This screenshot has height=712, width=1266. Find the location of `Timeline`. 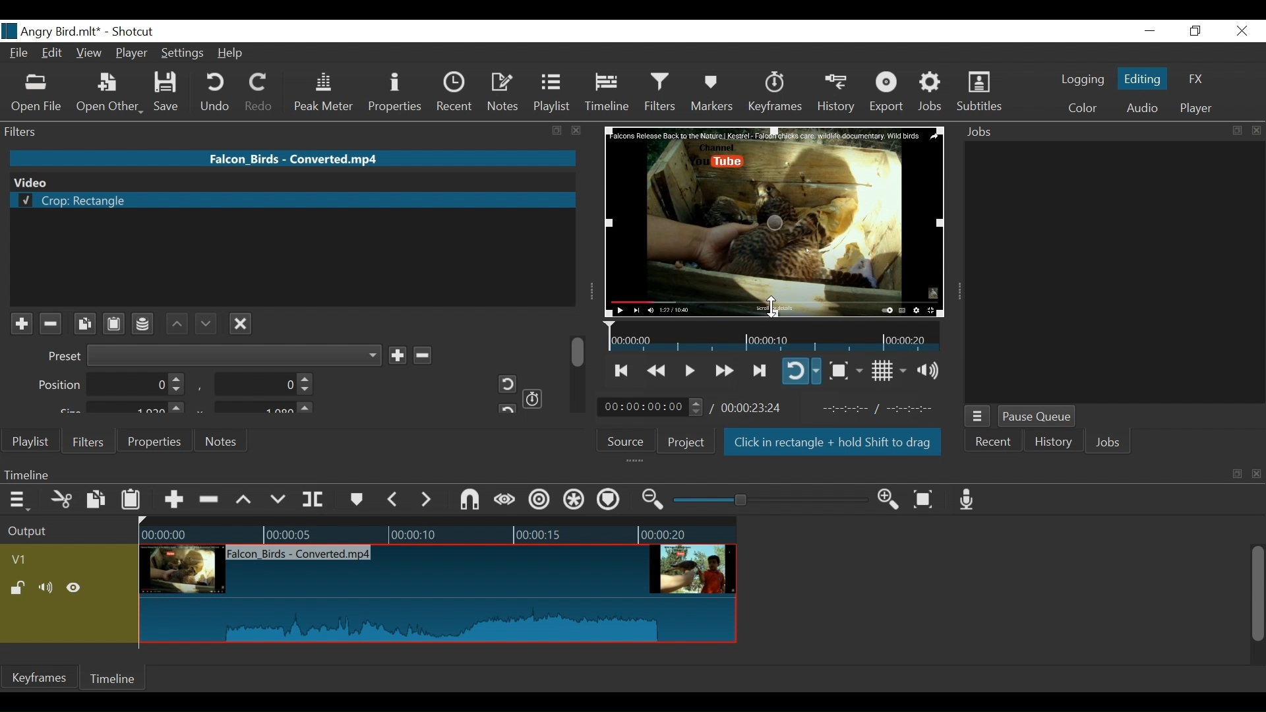

Timeline is located at coordinates (114, 678).